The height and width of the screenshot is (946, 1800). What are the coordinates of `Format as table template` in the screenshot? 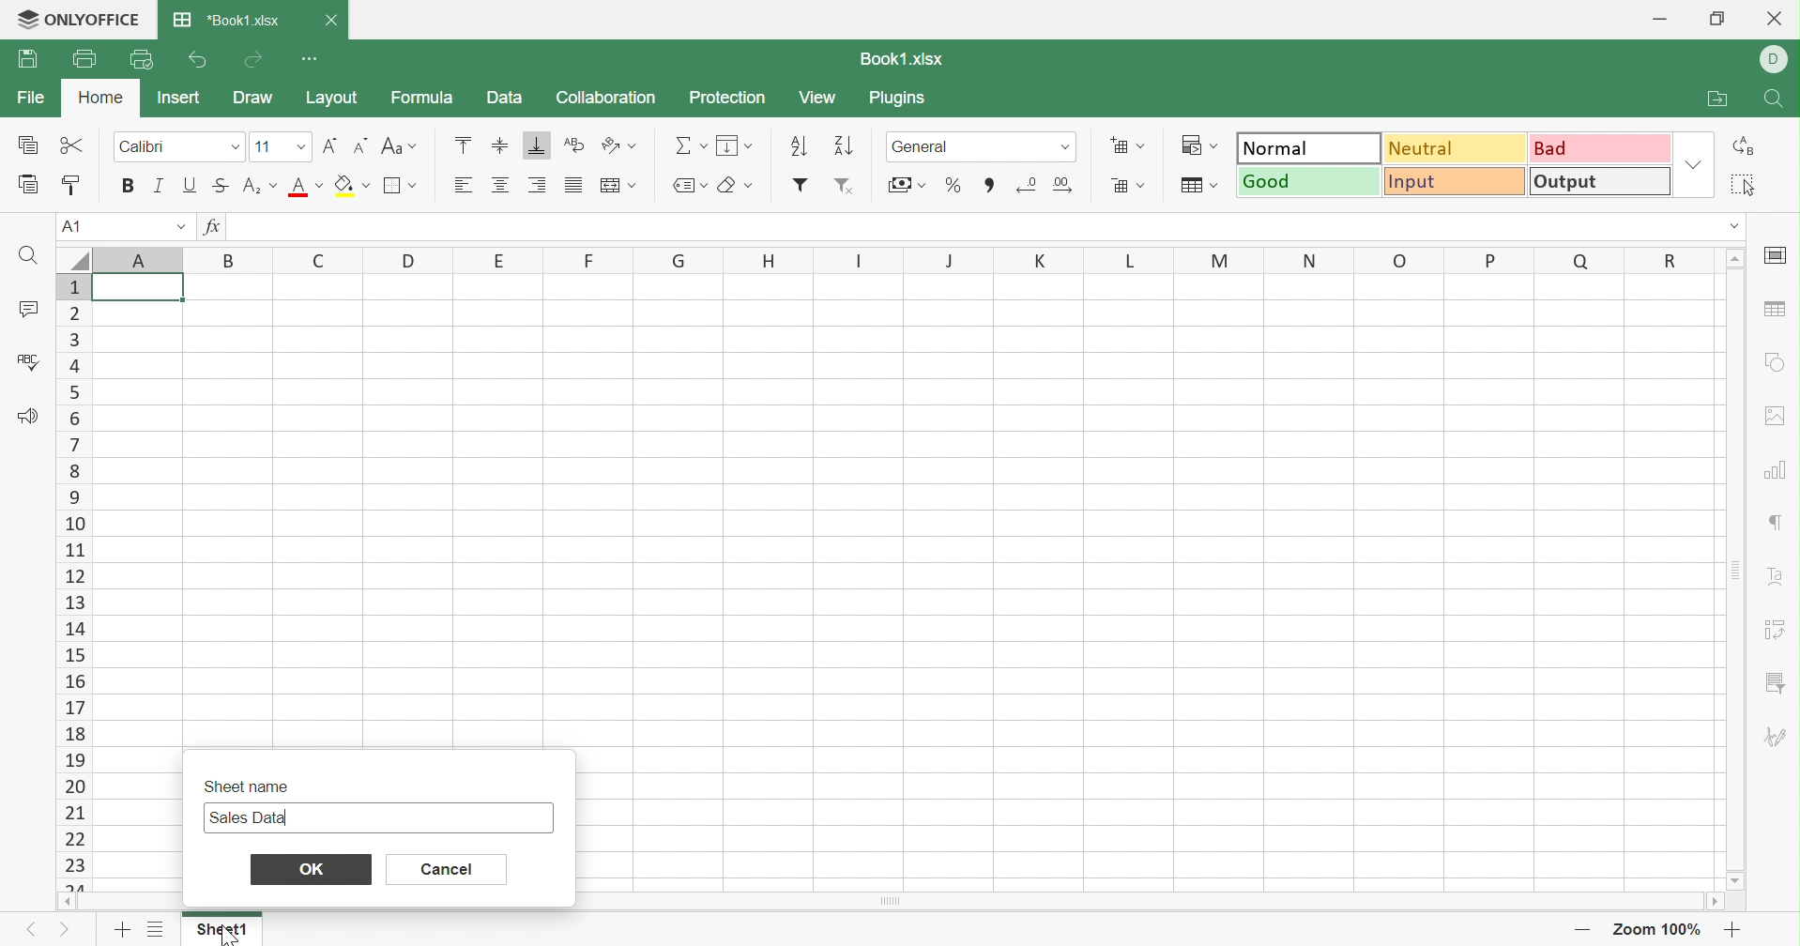 It's located at (1200, 183).